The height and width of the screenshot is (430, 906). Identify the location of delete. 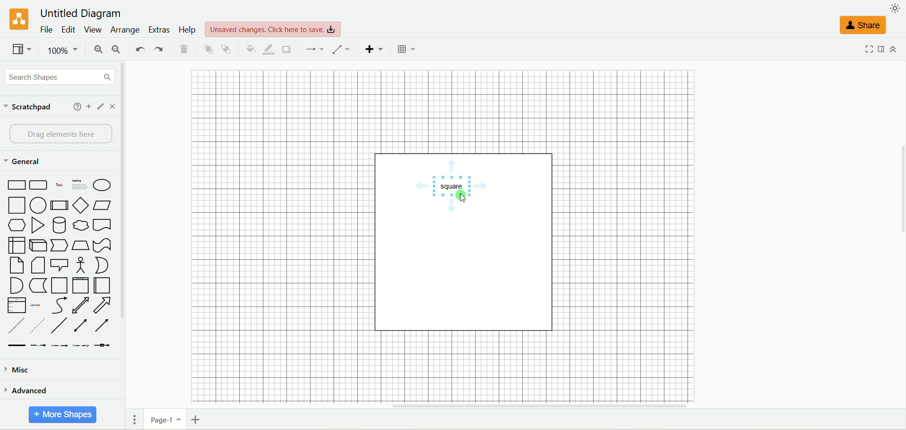
(185, 49).